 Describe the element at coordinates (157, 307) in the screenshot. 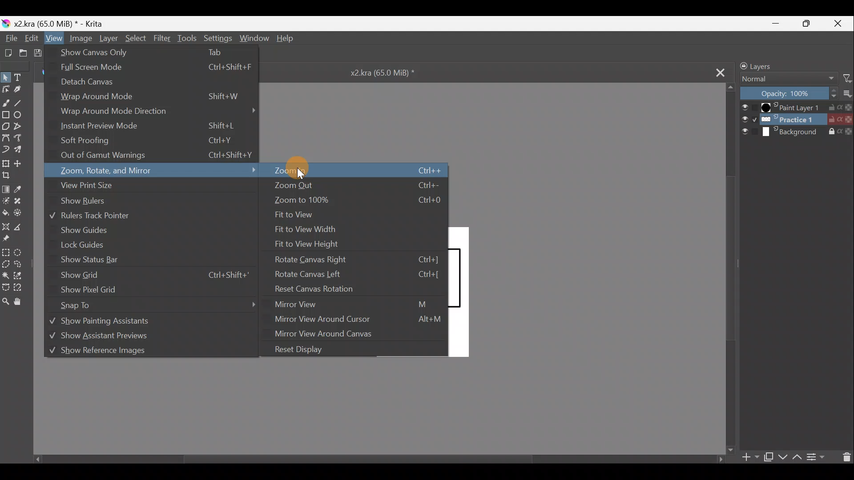

I see `Snap to` at that location.